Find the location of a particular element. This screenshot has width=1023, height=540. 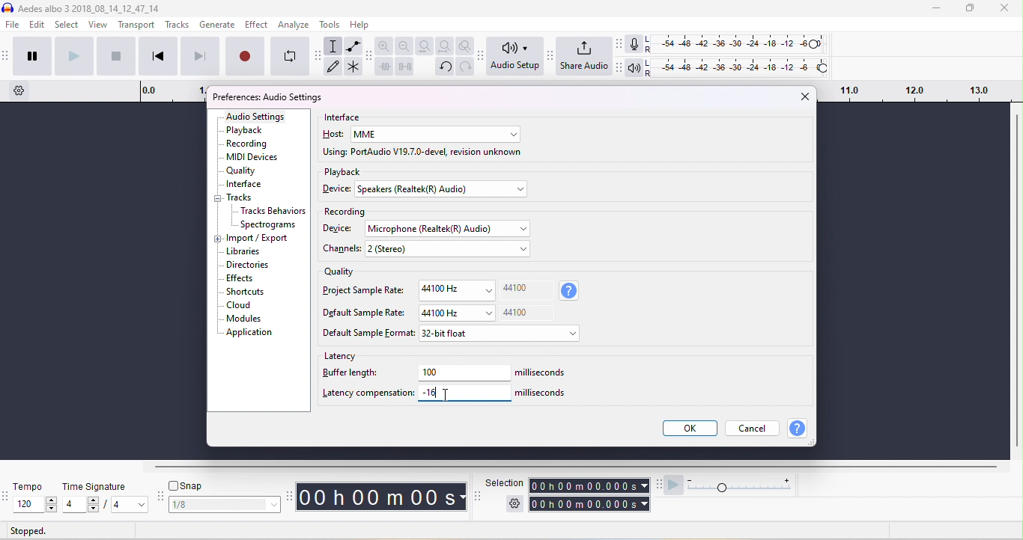

application is located at coordinates (249, 332).